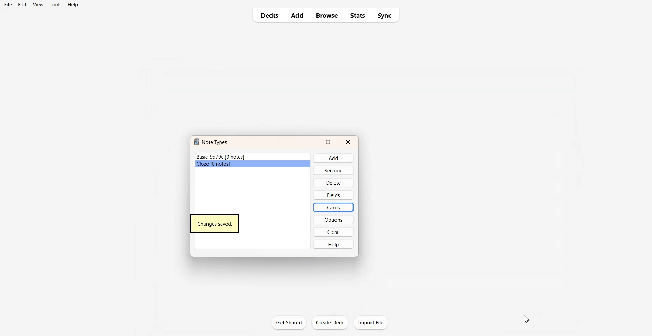  Describe the element at coordinates (308, 141) in the screenshot. I see `minimize` at that location.